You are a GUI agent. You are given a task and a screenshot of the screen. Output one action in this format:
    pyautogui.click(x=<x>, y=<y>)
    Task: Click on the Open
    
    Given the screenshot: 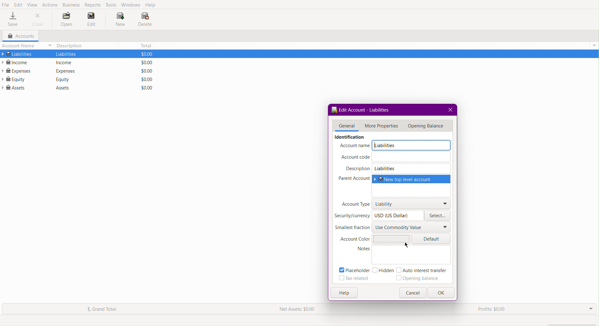 What is the action you would take?
    pyautogui.click(x=67, y=20)
    